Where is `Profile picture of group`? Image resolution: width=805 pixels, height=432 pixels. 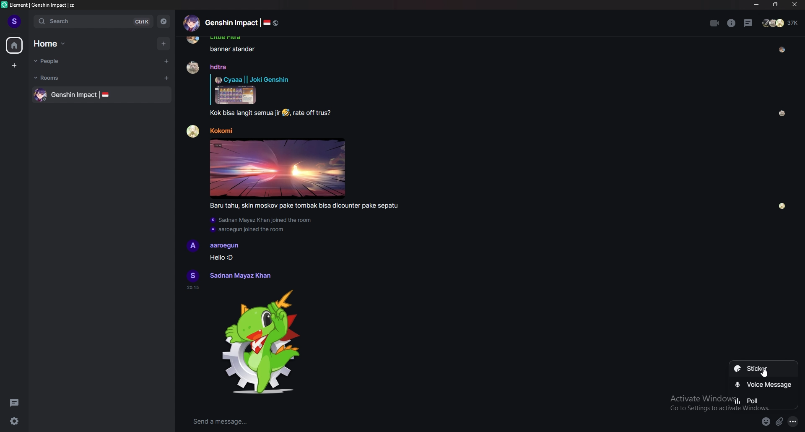
Profile picture of group is located at coordinates (191, 23).